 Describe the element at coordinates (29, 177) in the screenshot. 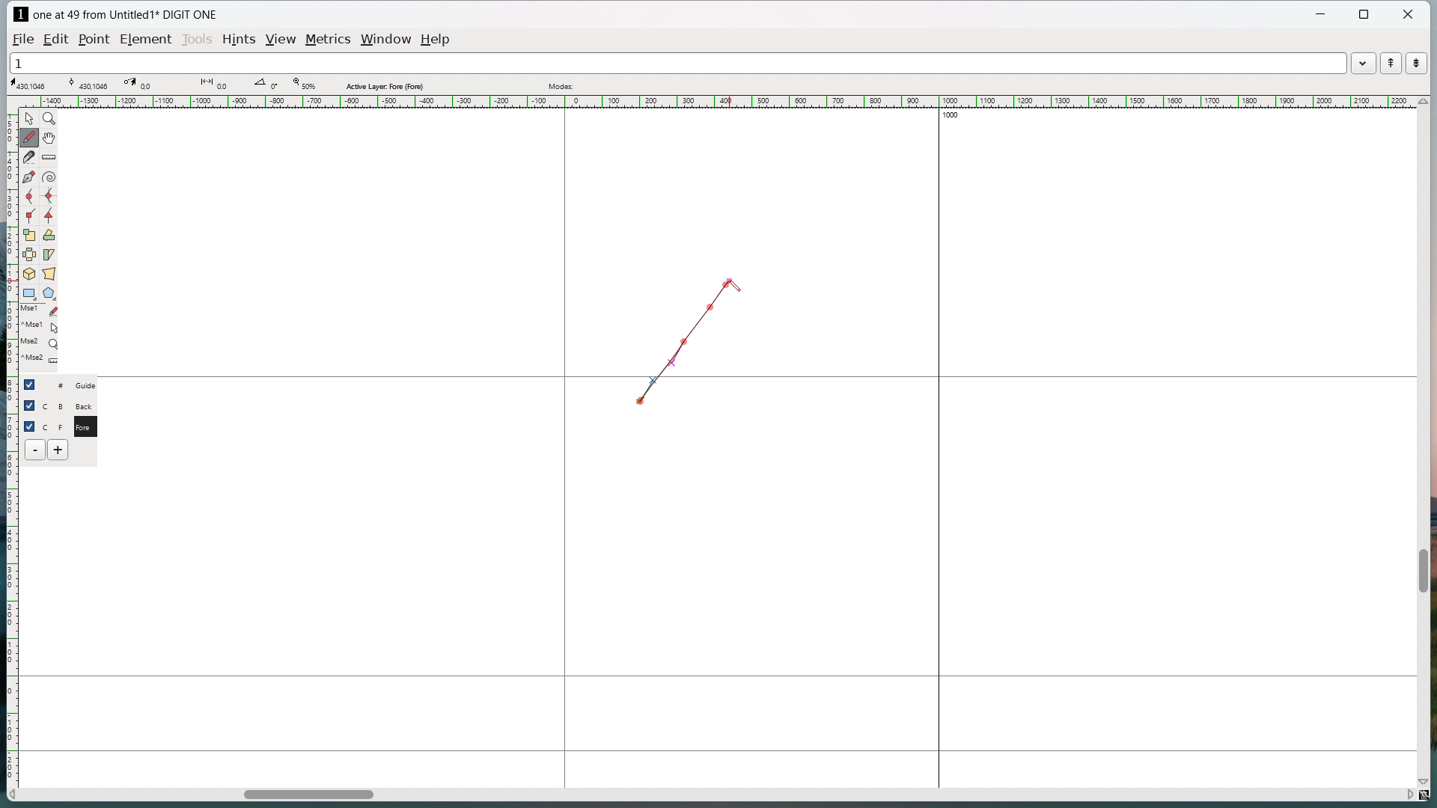

I see `add a point then drag out its control points` at that location.